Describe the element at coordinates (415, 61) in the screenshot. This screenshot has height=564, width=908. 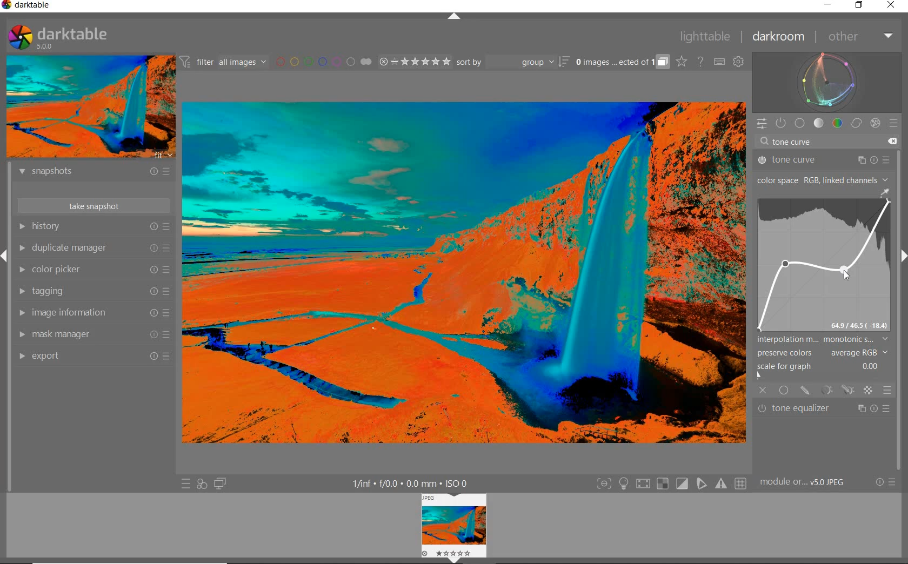
I see `RANGE RATING OF SELECTED IMAGES` at that location.